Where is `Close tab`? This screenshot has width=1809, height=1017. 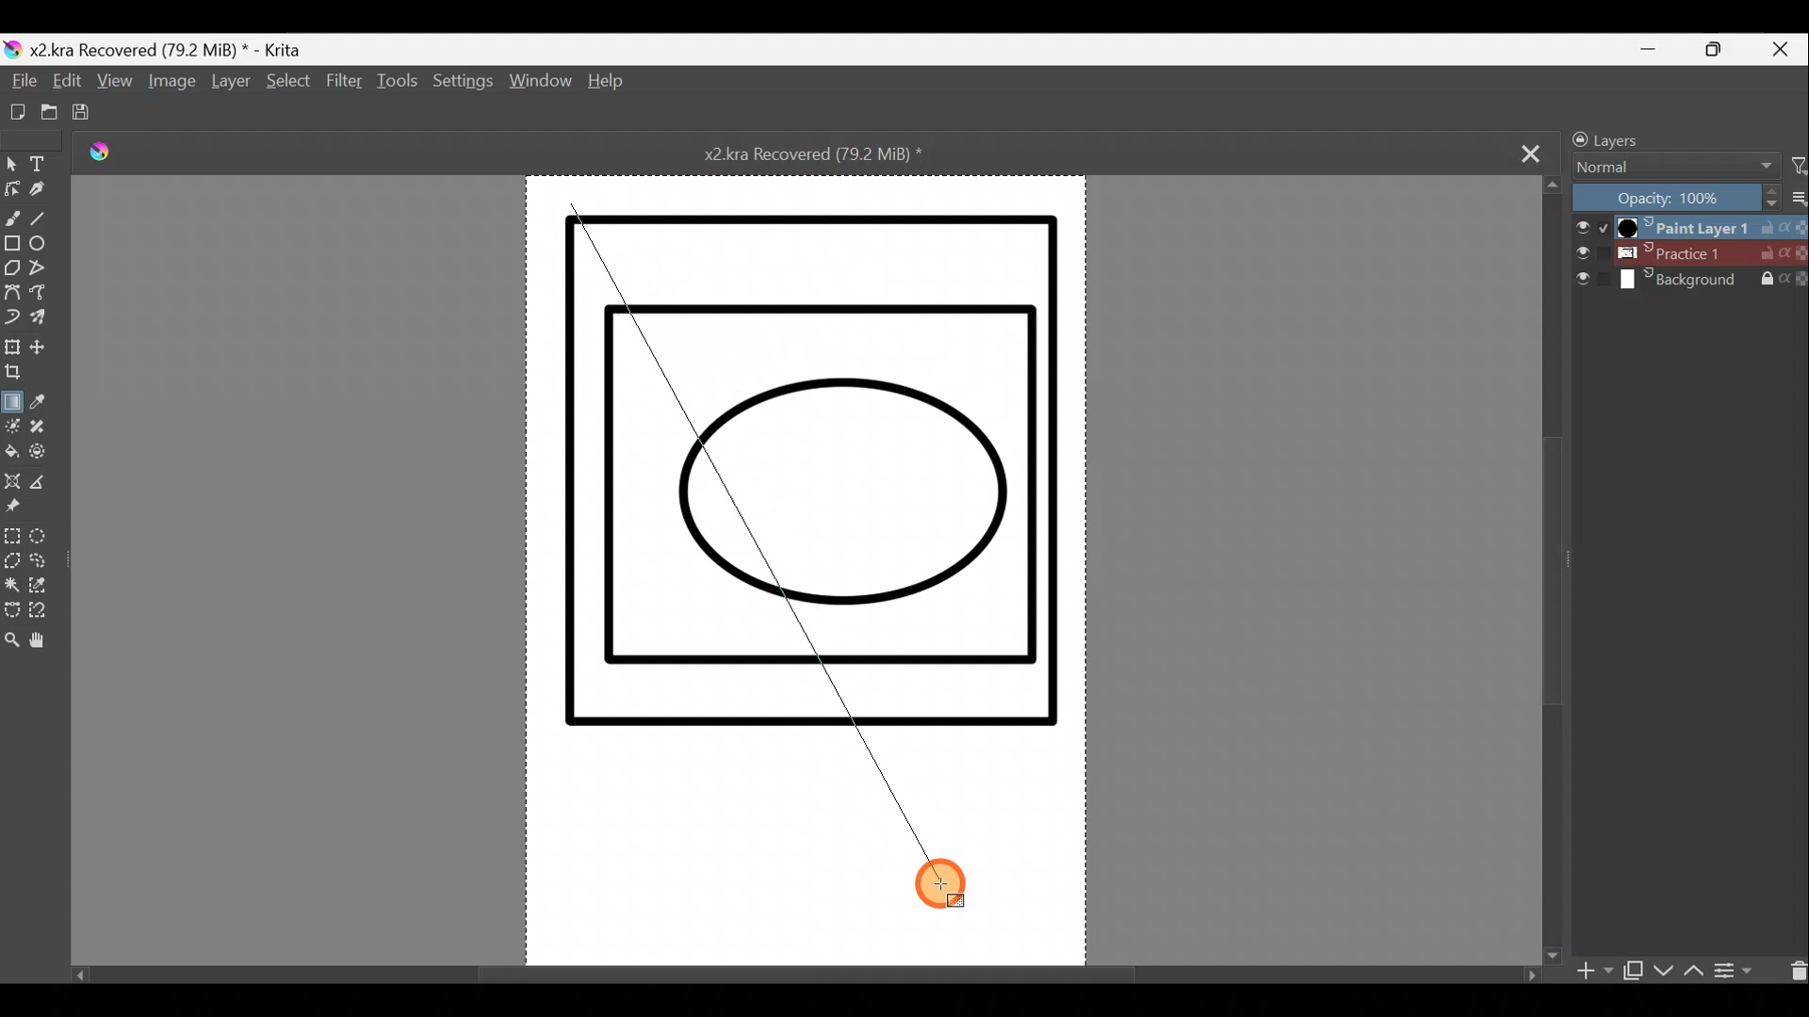
Close tab is located at coordinates (1531, 152).